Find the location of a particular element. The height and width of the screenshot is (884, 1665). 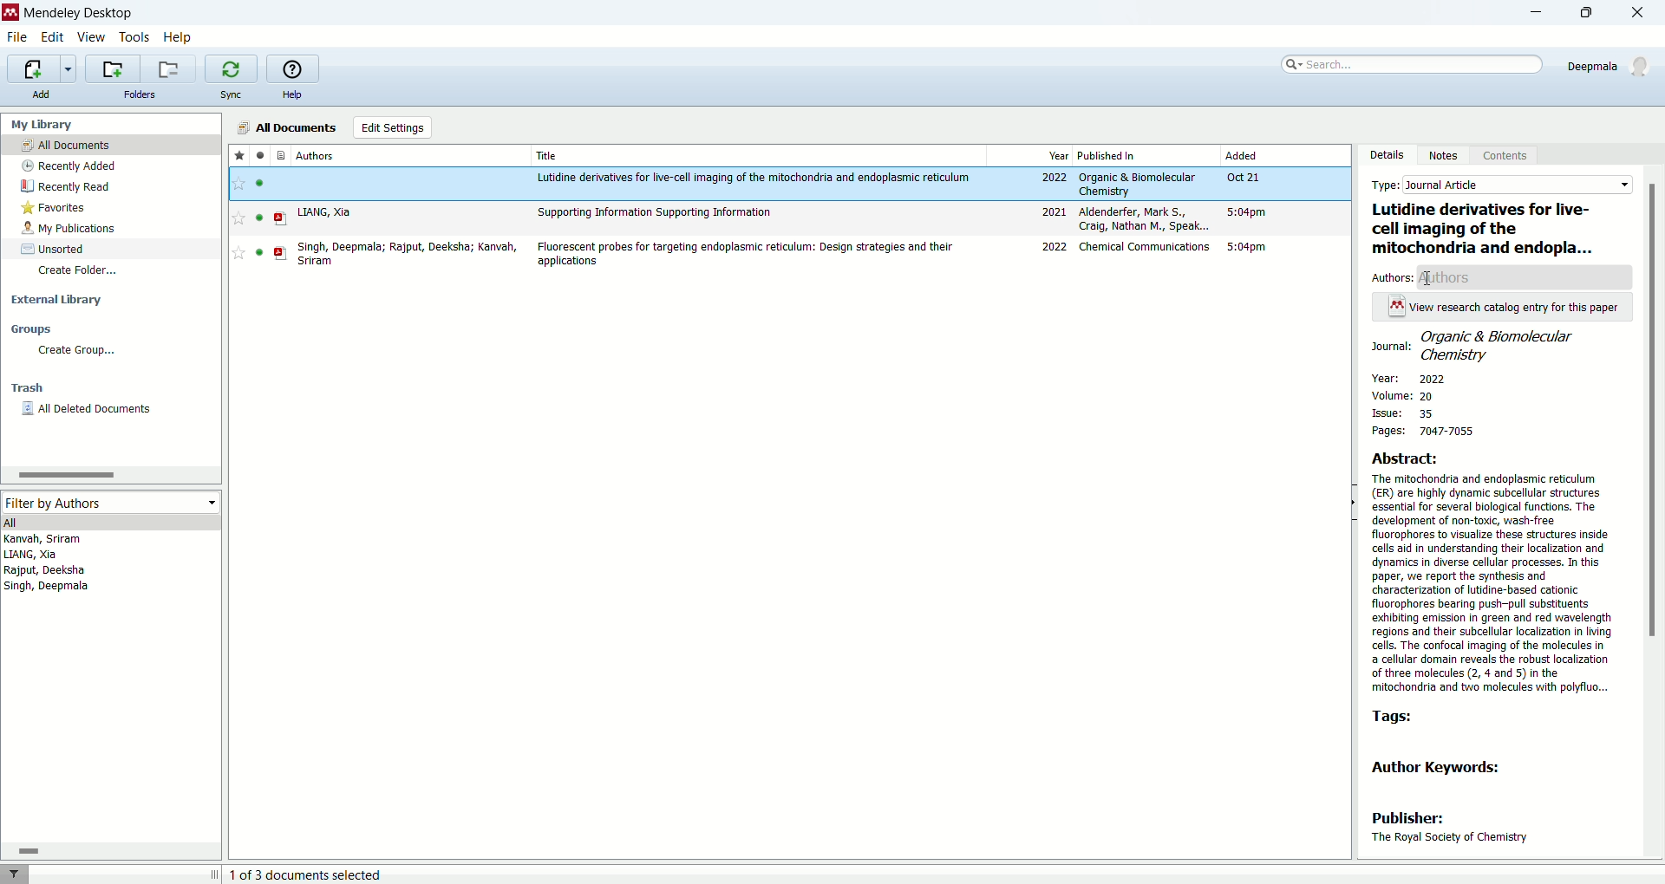

Oct 21 is located at coordinates (1248, 179).